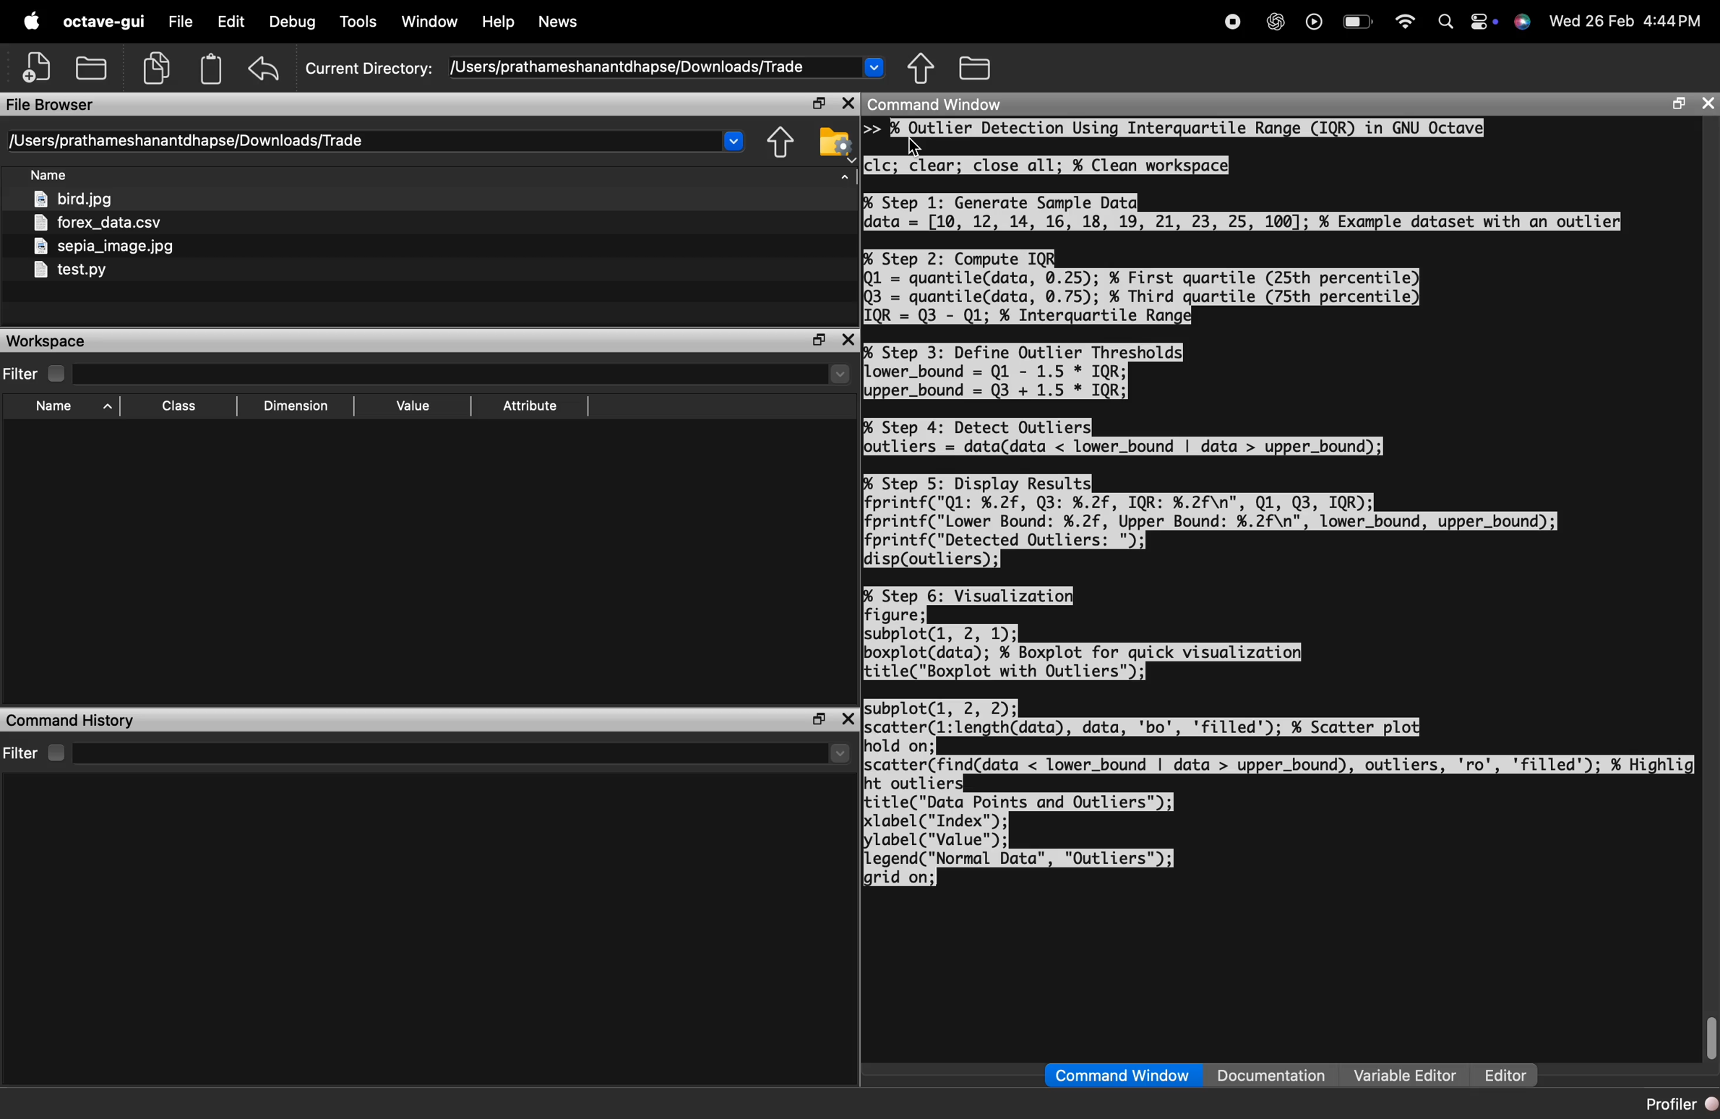 This screenshot has width=1720, height=1119. I want to click on % Step 2: Compute IQR]

Ql = quantile(data, 0.25); % First quartile (25th percentile)
Q3 = quantile(data, 0.75); % Third quartile (75th percentile)
IQR = Q3 - Q1; % Interquartile Range, so click(1142, 287).